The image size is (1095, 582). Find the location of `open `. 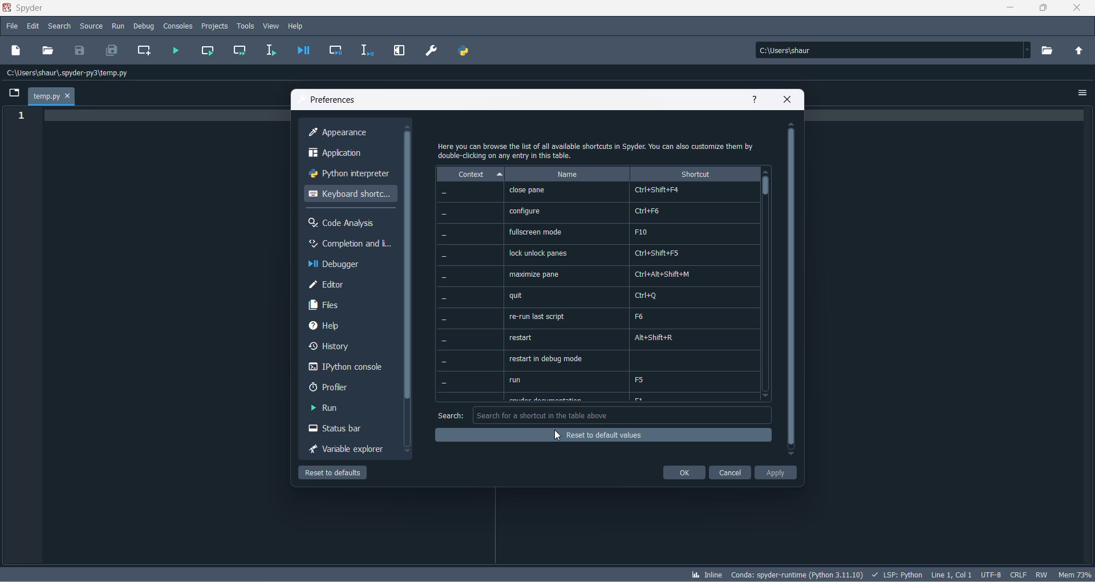

open  is located at coordinates (48, 51).